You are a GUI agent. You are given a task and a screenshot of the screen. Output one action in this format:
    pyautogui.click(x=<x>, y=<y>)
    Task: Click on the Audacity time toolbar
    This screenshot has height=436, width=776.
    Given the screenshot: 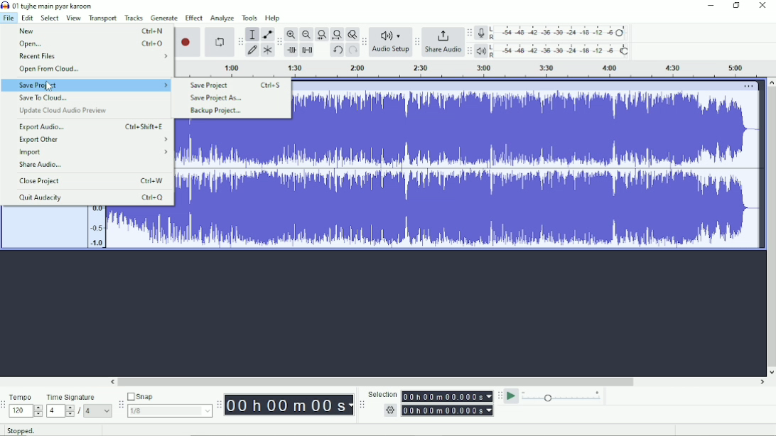 What is the action you would take?
    pyautogui.click(x=219, y=404)
    